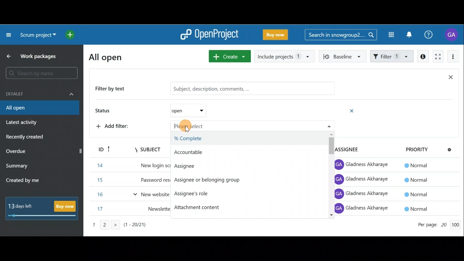 The height and width of the screenshot is (261, 464). Describe the element at coordinates (215, 89) in the screenshot. I see `Filter by text` at that location.